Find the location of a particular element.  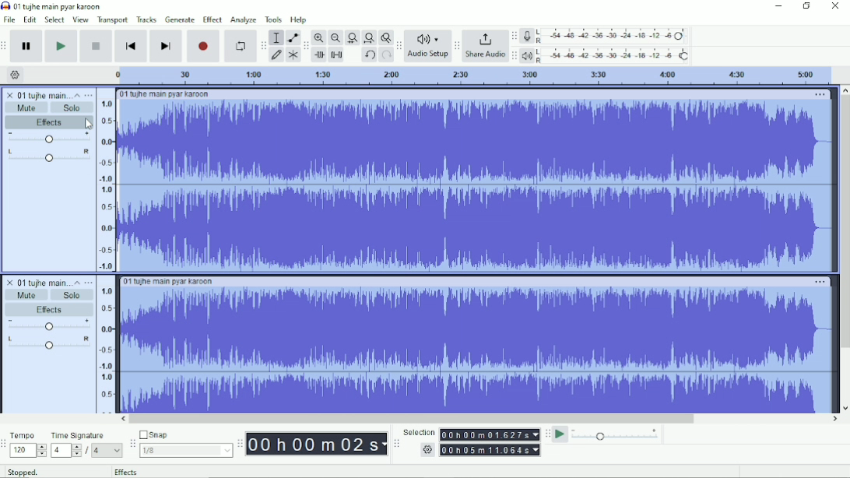

Effects is located at coordinates (48, 124).